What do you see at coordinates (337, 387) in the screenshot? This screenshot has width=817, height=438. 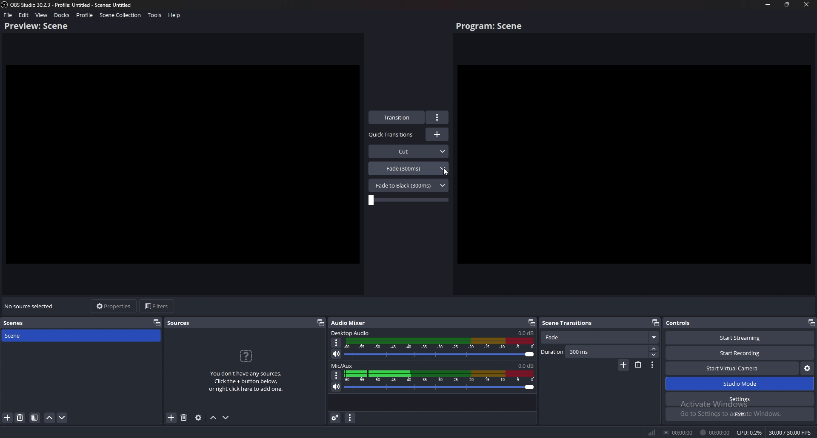 I see `mute` at bounding box center [337, 387].